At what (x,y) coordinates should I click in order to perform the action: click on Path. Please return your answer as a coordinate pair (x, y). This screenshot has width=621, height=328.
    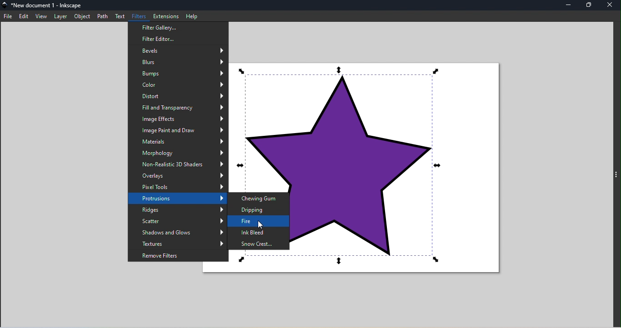
    Looking at the image, I should click on (102, 16).